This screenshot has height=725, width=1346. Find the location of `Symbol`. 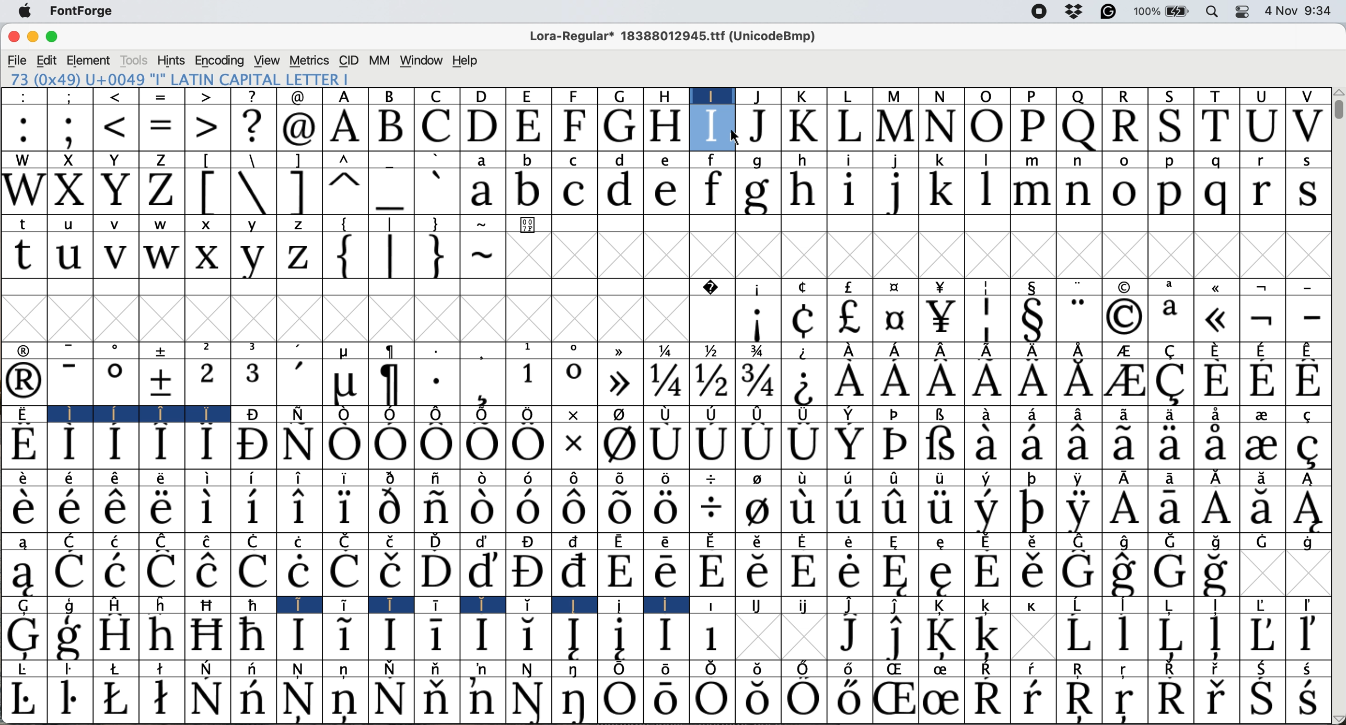

Symbol is located at coordinates (1216, 699).